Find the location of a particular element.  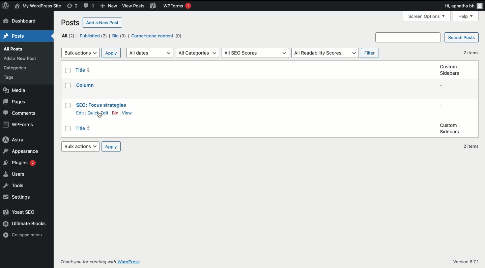

Appearance is located at coordinates (21, 152).